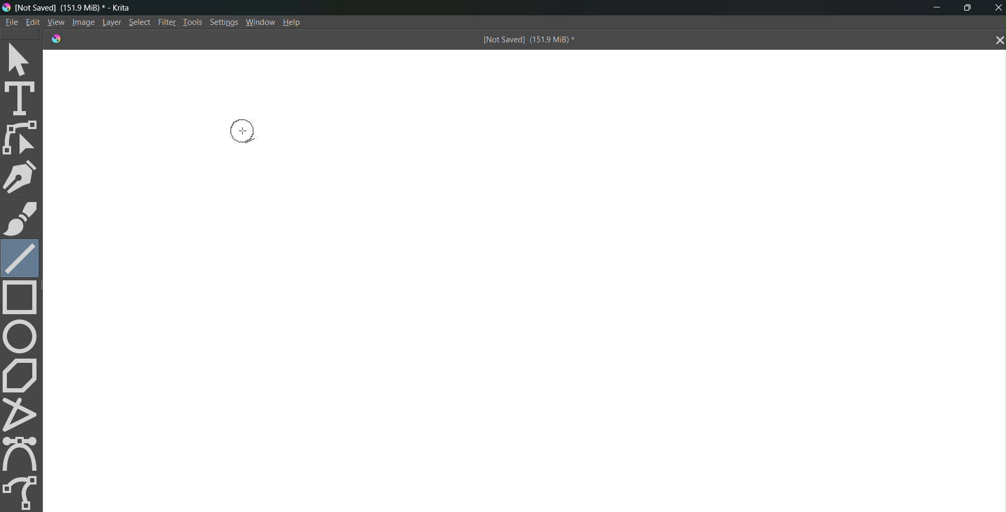 The height and width of the screenshot is (512, 1006). Describe the element at coordinates (260, 22) in the screenshot. I see `Window` at that location.